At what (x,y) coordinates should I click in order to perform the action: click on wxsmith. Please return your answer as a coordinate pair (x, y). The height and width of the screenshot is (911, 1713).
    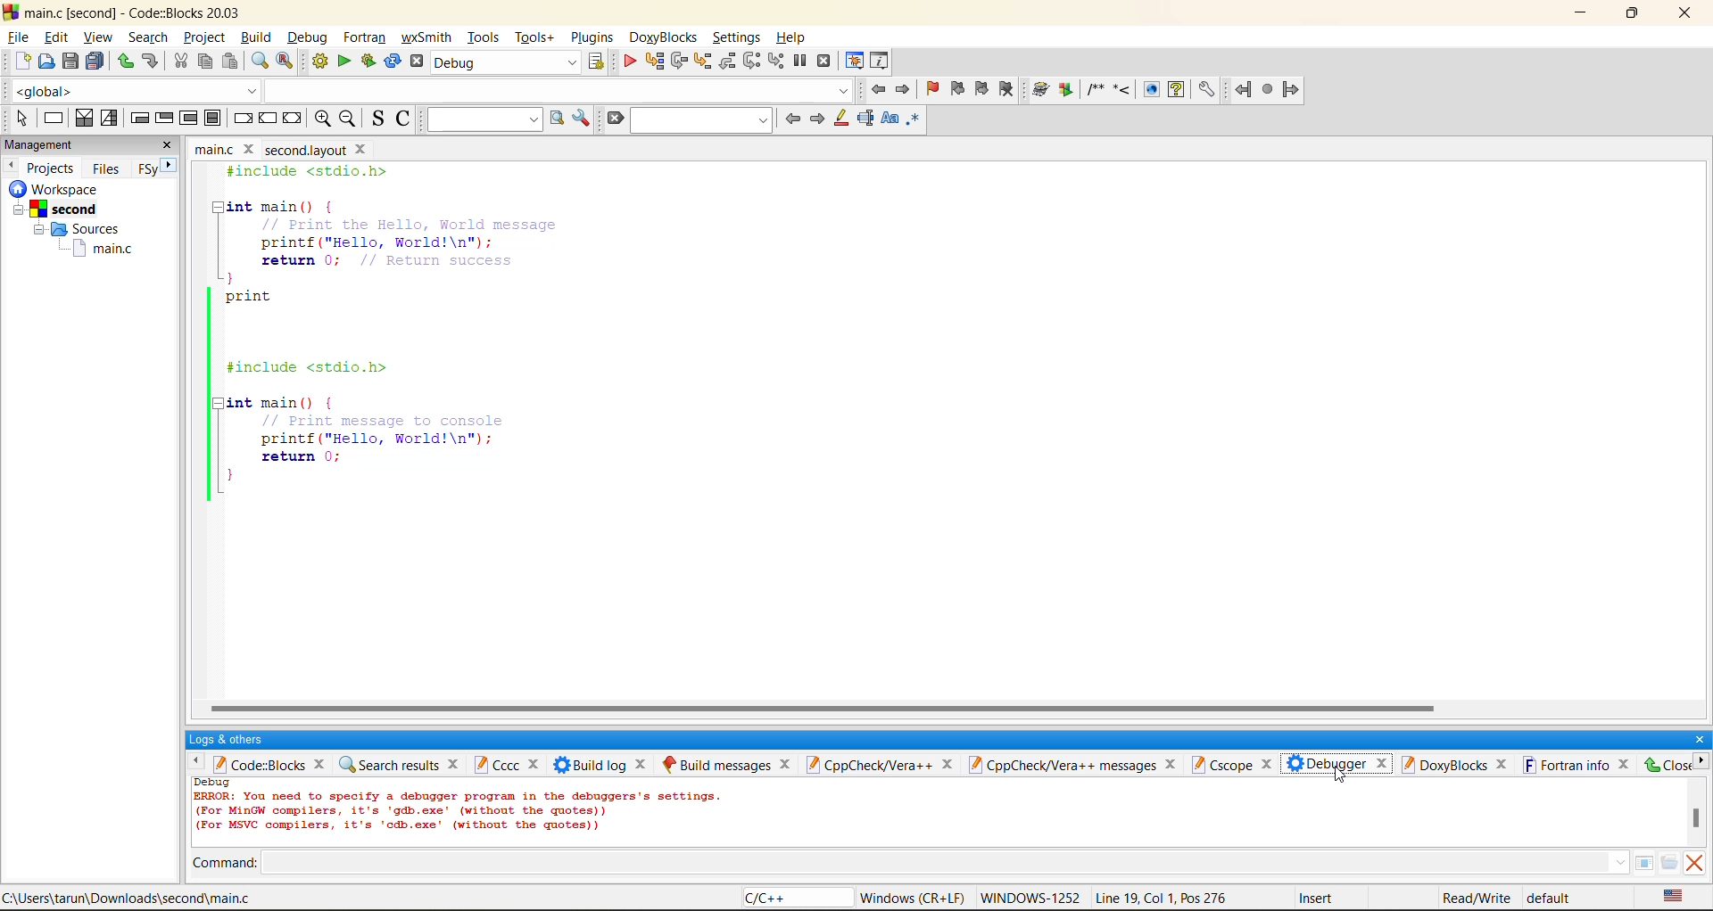
    Looking at the image, I should click on (427, 37).